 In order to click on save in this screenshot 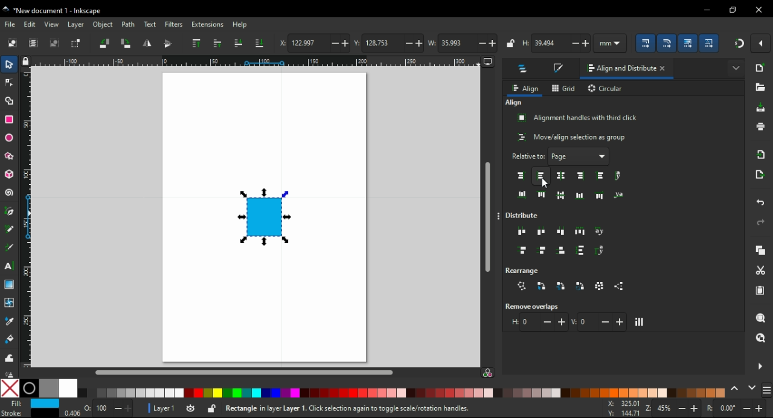, I will do `click(761, 109)`.